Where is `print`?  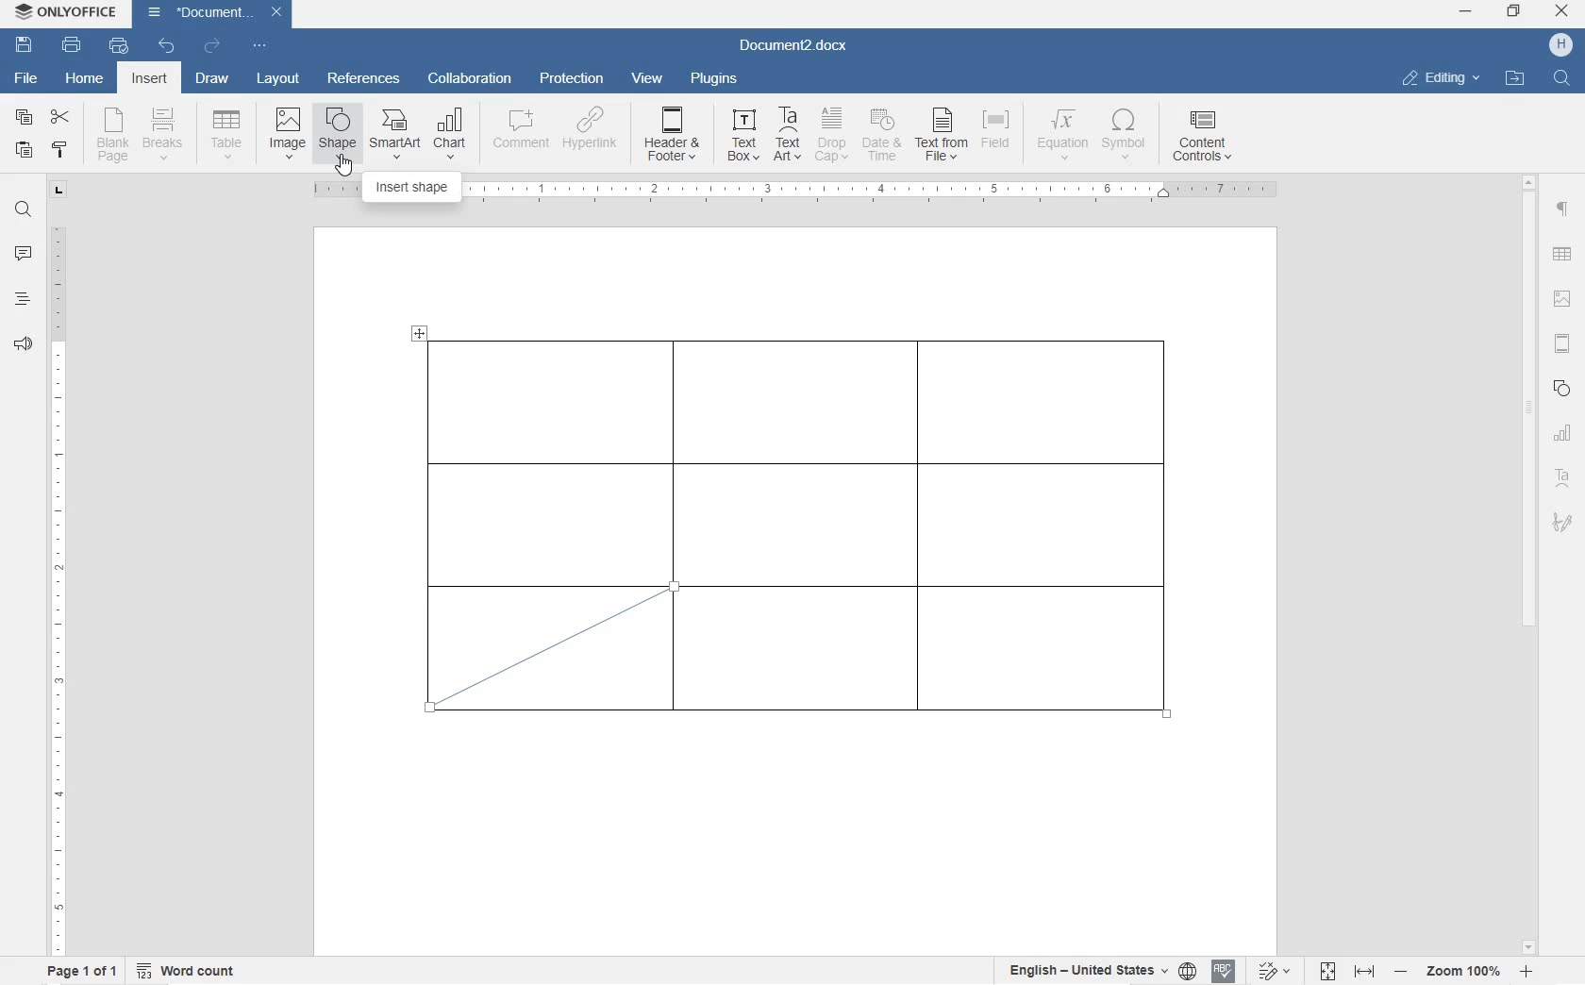
print is located at coordinates (73, 44).